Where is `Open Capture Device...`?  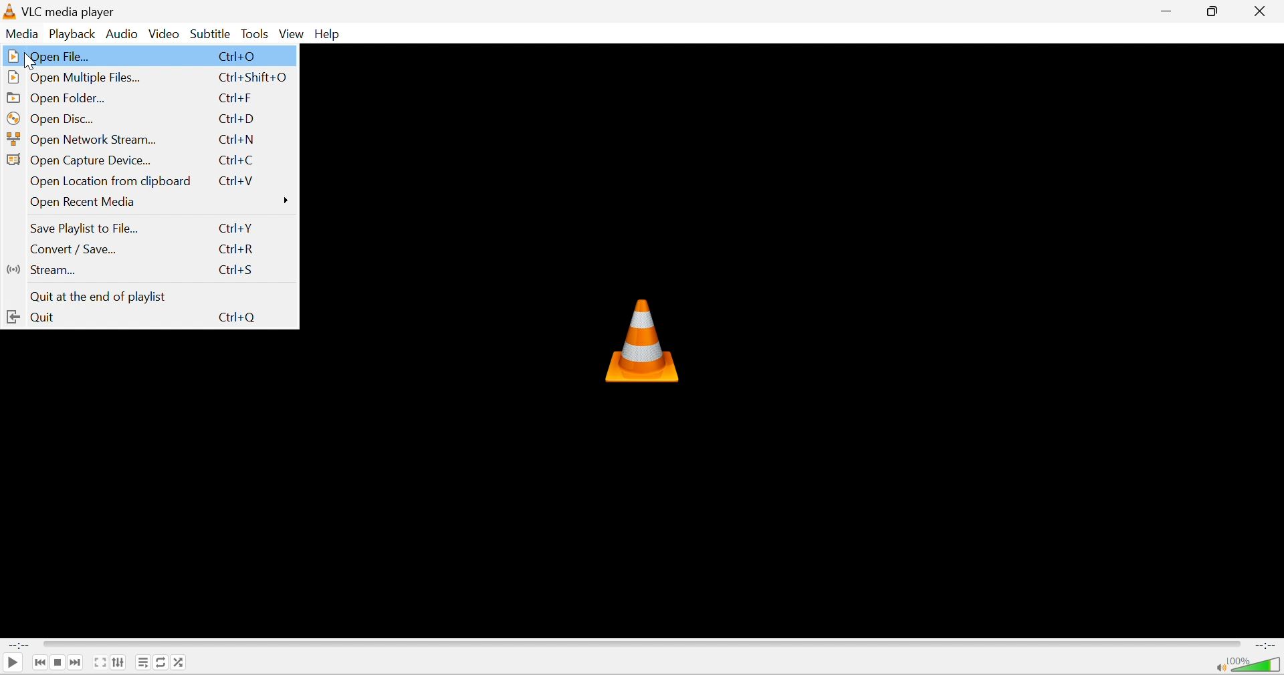
Open Capture Device... is located at coordinates (80, 160).